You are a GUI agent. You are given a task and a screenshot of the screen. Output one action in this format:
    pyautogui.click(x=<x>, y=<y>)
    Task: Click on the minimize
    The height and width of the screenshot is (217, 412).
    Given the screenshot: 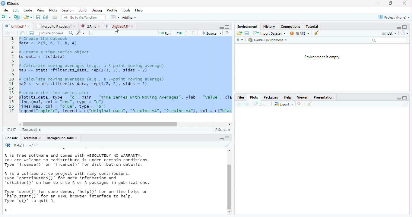 What is the action you would take?
    pyautogui.click(x=221, y=28)
    